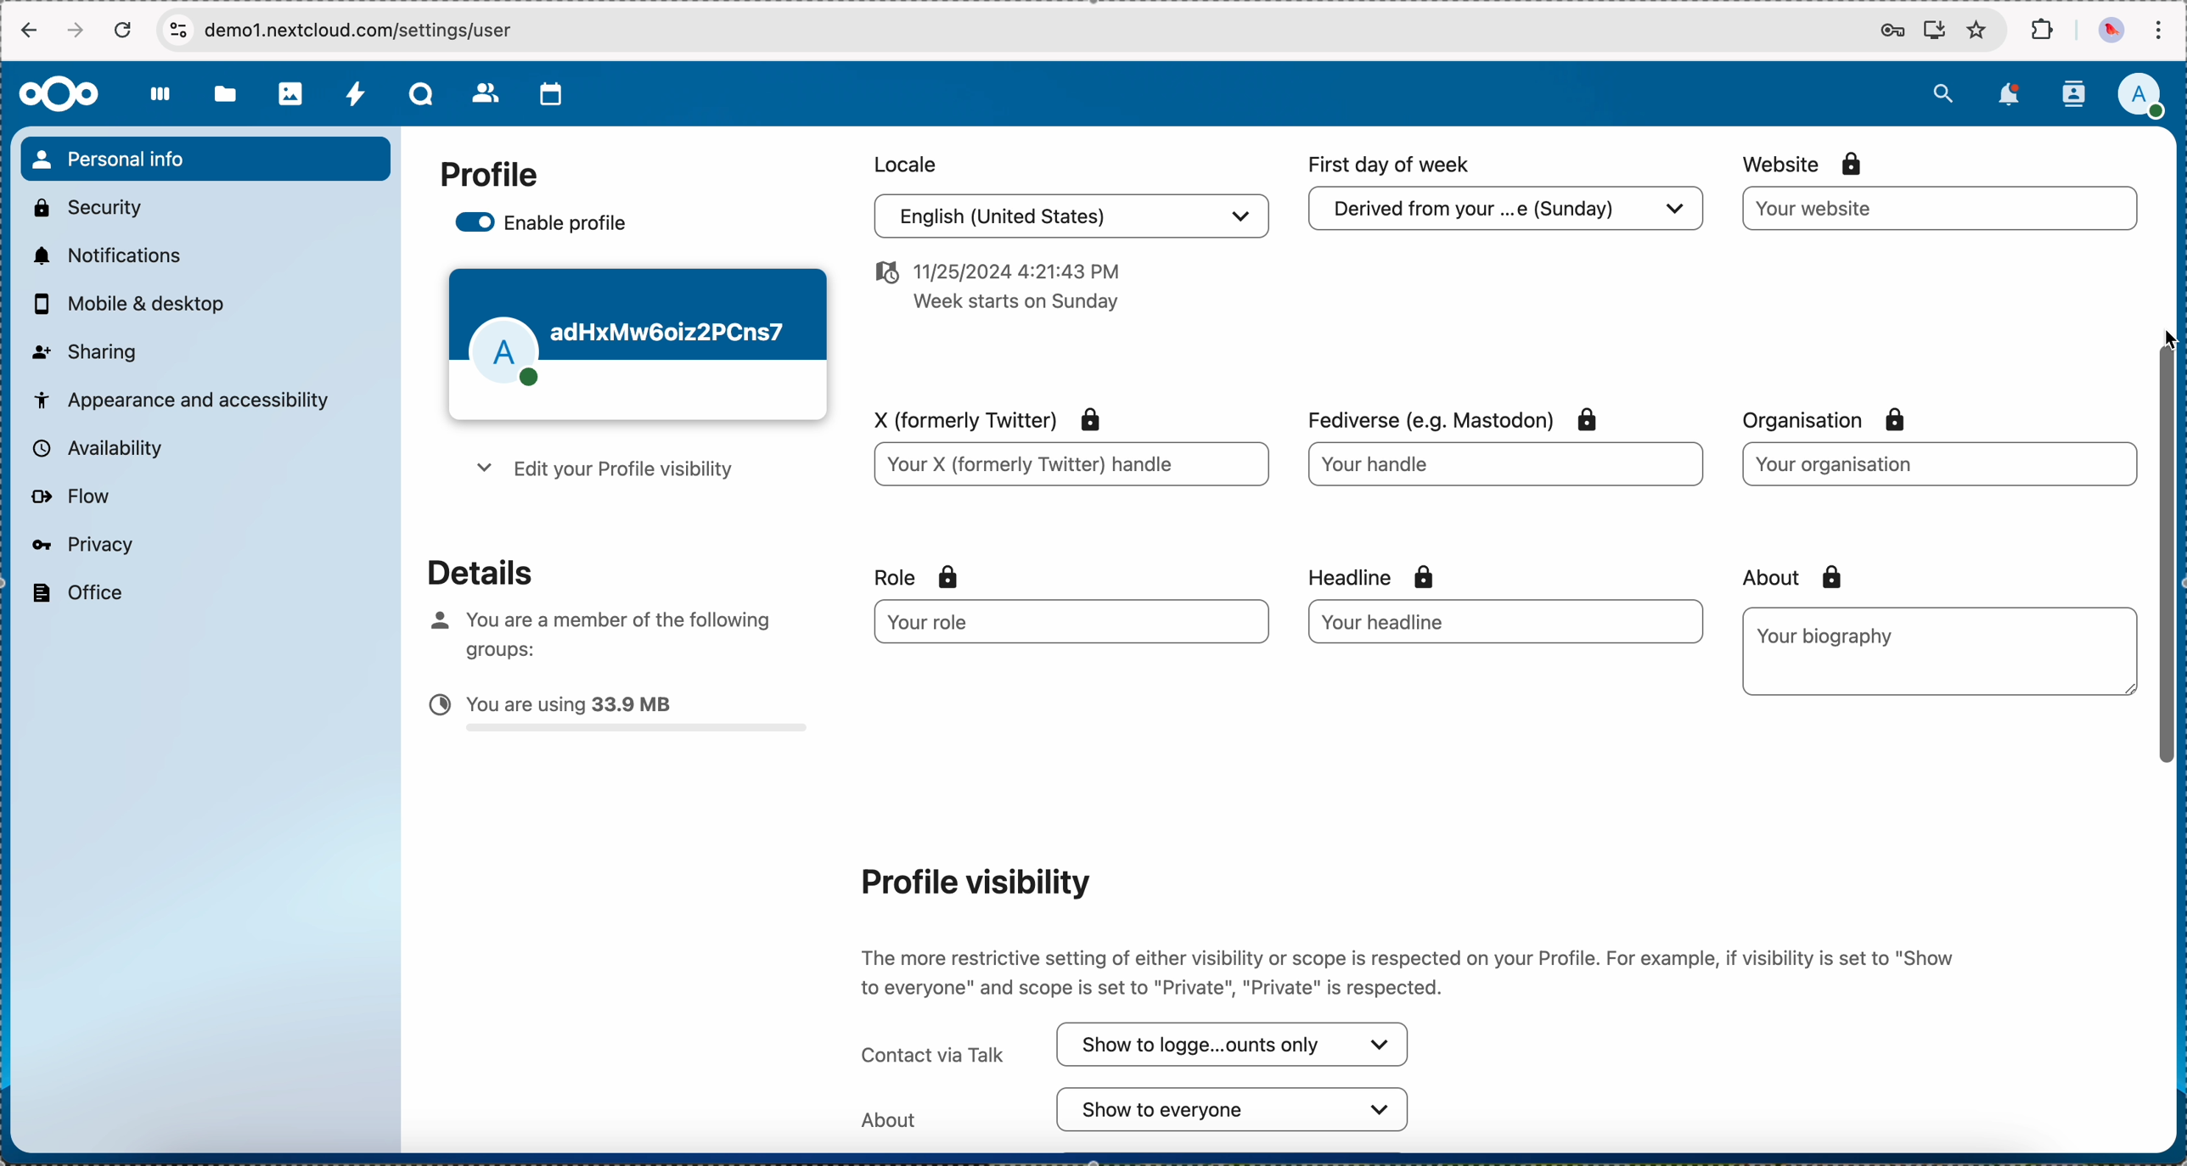 The image size is (2187, 1166). I want to click on english, so click(1066, 219).